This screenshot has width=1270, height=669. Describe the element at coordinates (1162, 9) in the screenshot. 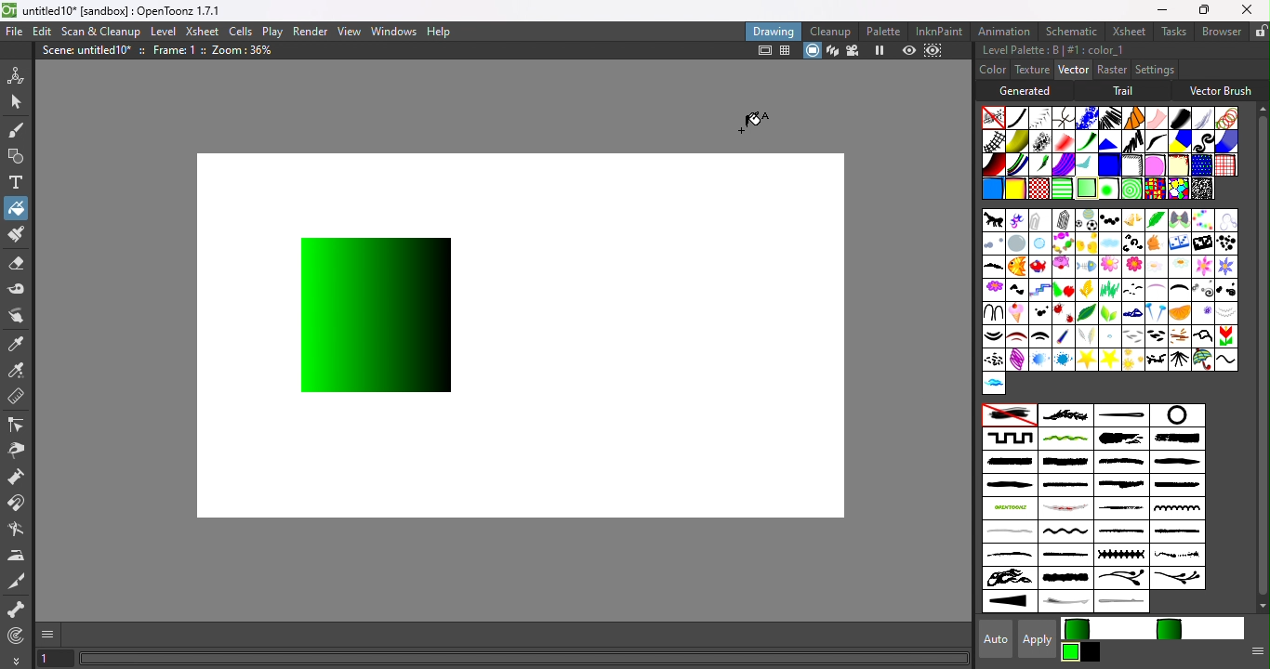

I see `Minimize` at that location.